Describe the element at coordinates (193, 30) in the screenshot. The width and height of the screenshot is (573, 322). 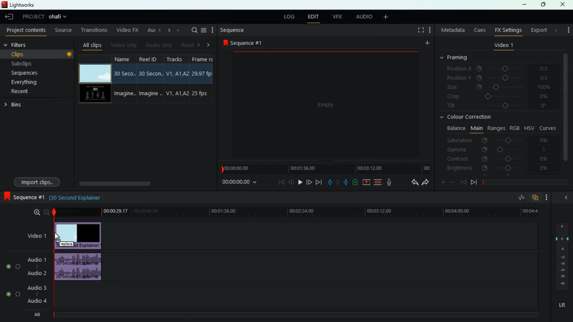
I see `search` at that location.